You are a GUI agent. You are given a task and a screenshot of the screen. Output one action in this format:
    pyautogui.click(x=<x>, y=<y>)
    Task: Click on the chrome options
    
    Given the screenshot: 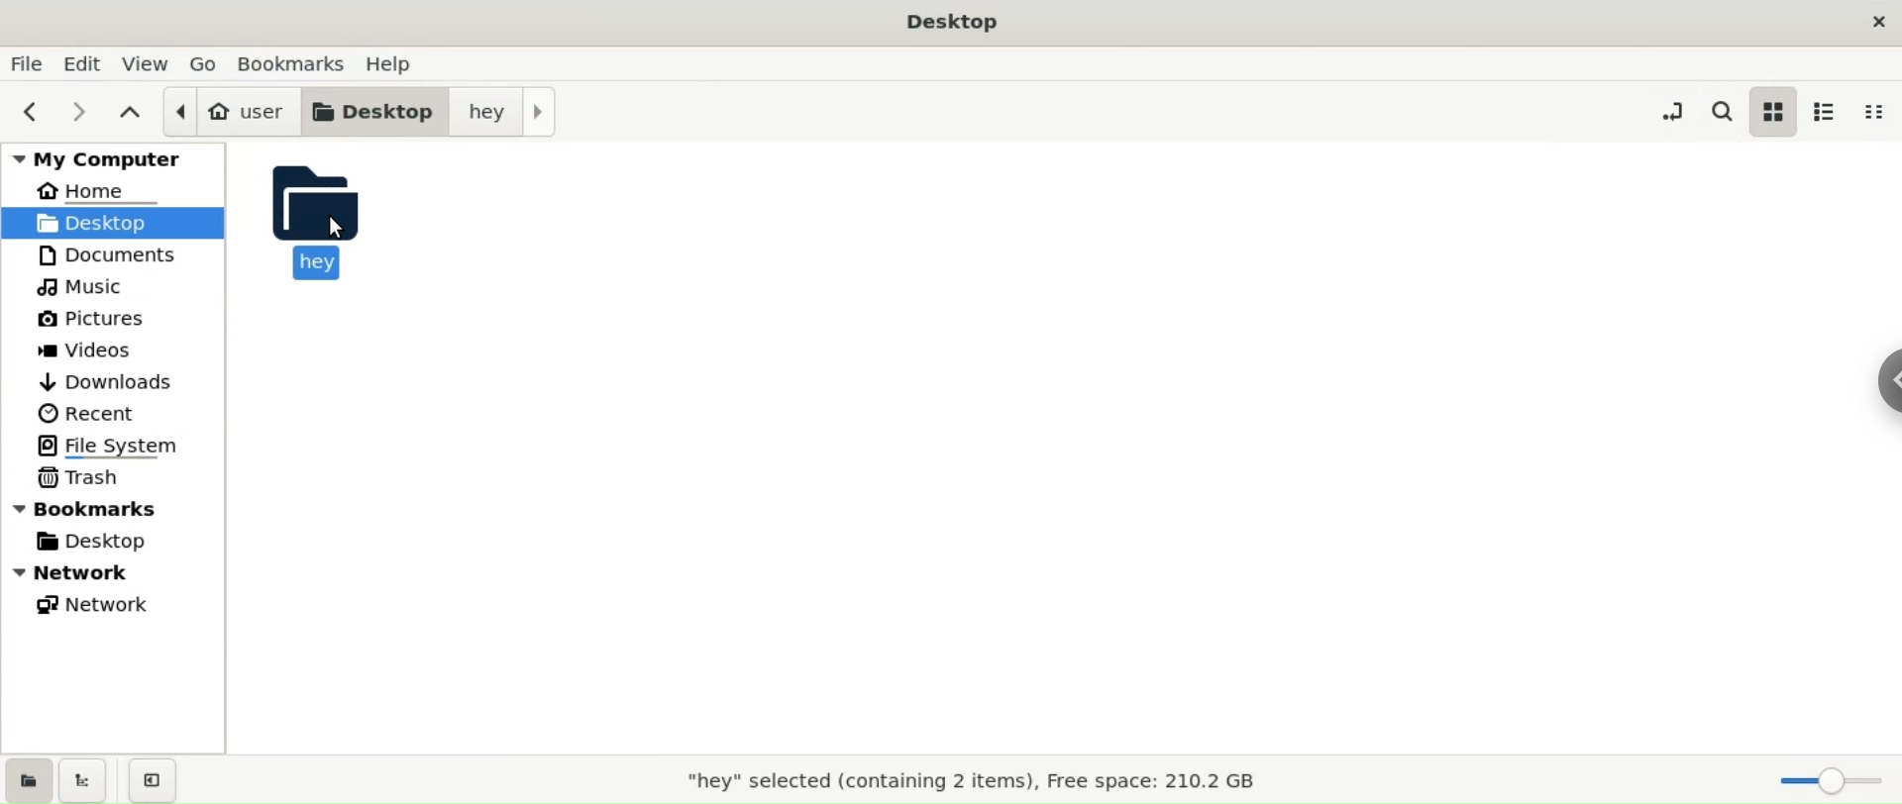 What is the action you would take?
    pyautogui.click(x=1885, y=380)
    